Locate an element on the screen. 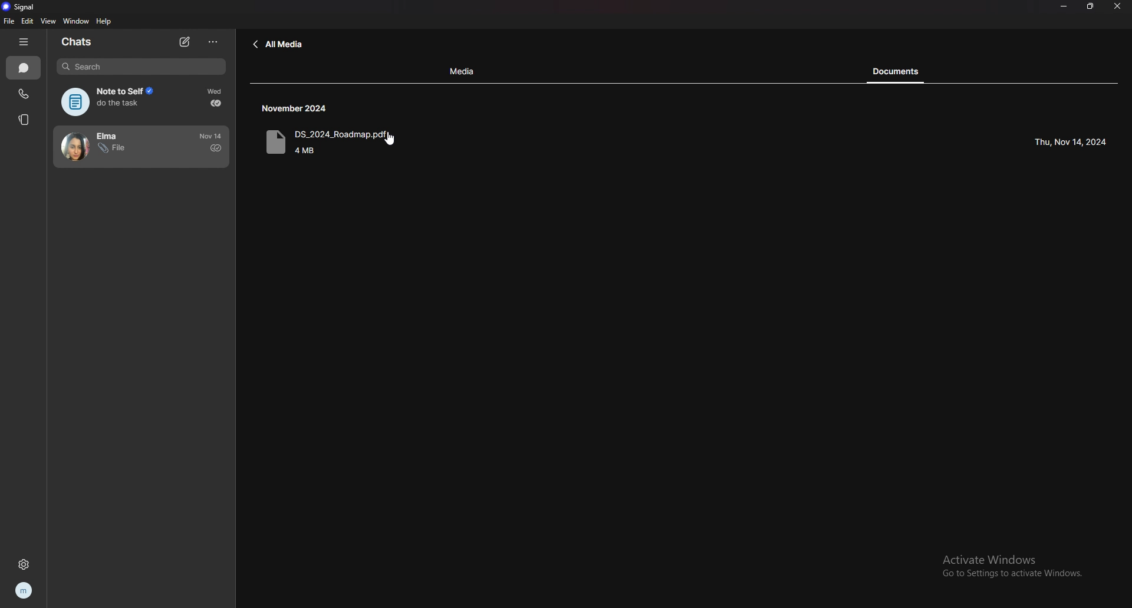  time is located at coordinates (212, 136).